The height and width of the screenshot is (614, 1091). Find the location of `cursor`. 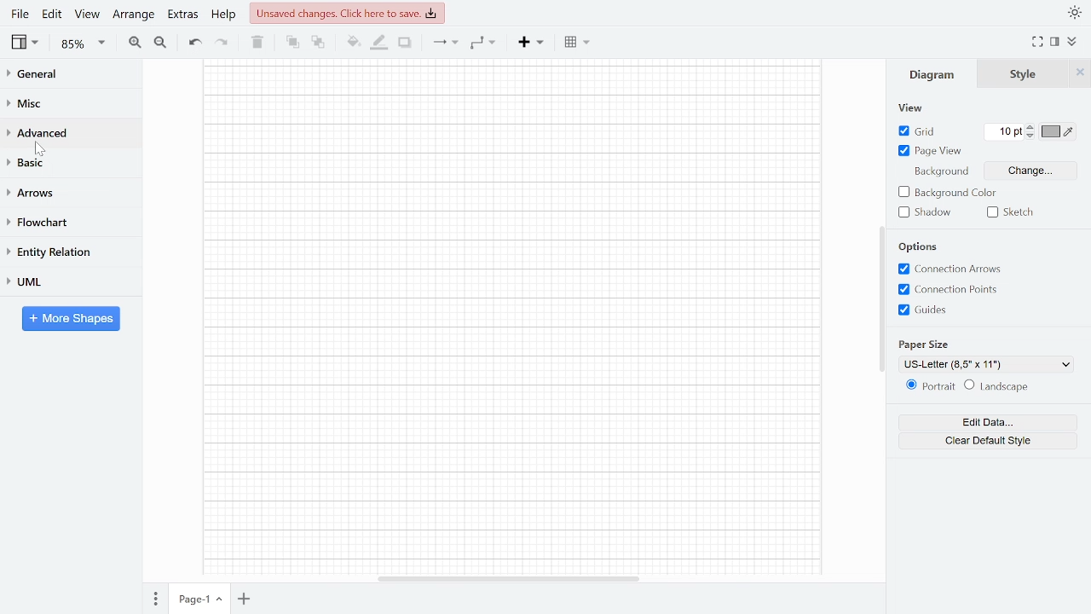

cursor is located at coordinates (39, 148).